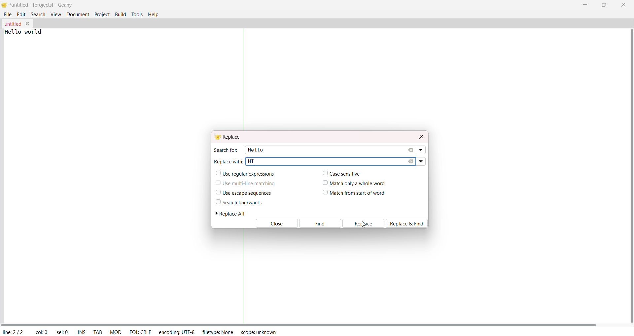 The image size is (634, 336). I want to click on use regular expressions, so click(246, 174).